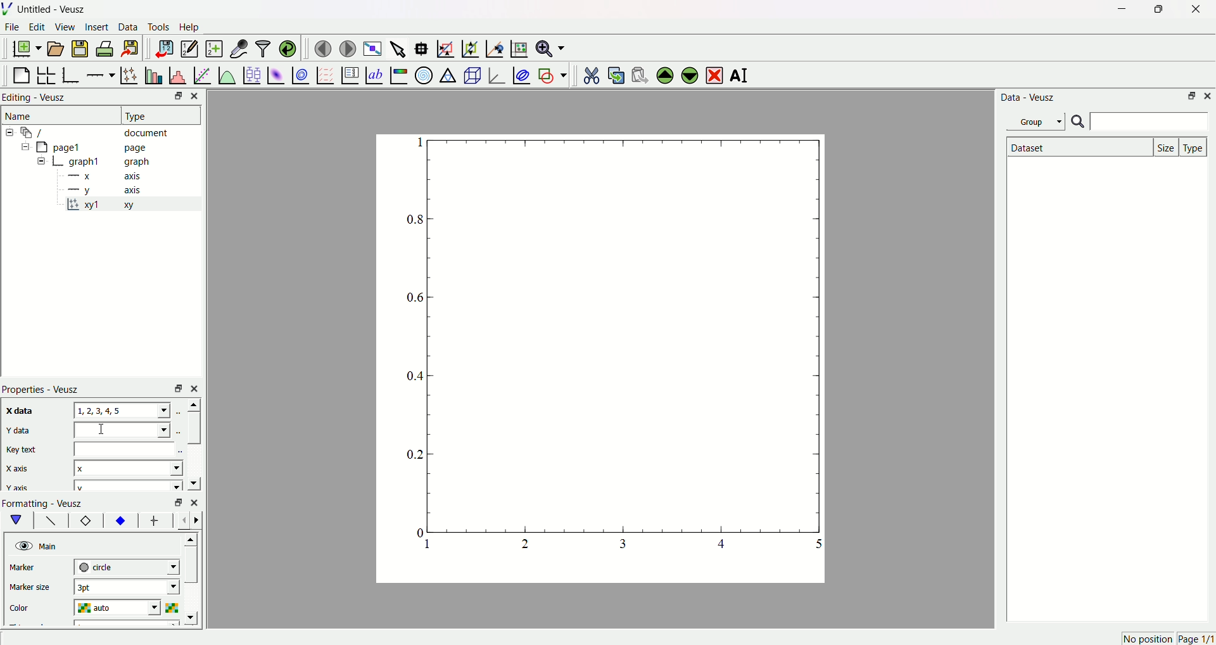 This screenshot has width=1216, height=645. Describe the element at coordinates (129, 74) in the screenshot. I see `lines and error bars` at that location.